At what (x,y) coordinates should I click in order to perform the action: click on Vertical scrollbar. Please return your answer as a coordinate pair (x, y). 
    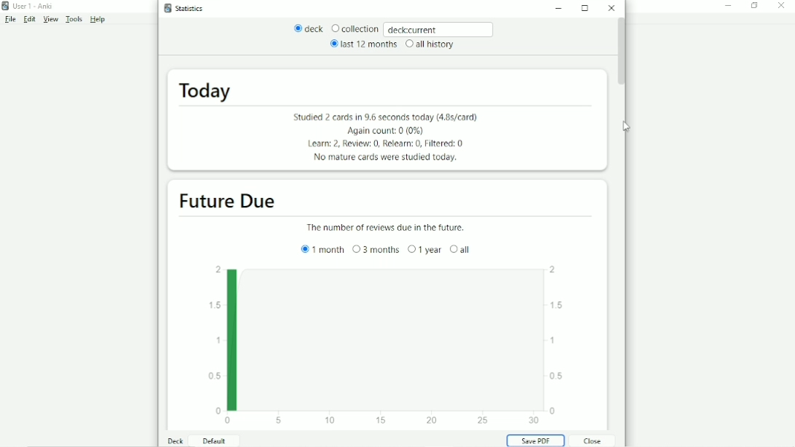
    Looking at the image, I should click on (622, 52).